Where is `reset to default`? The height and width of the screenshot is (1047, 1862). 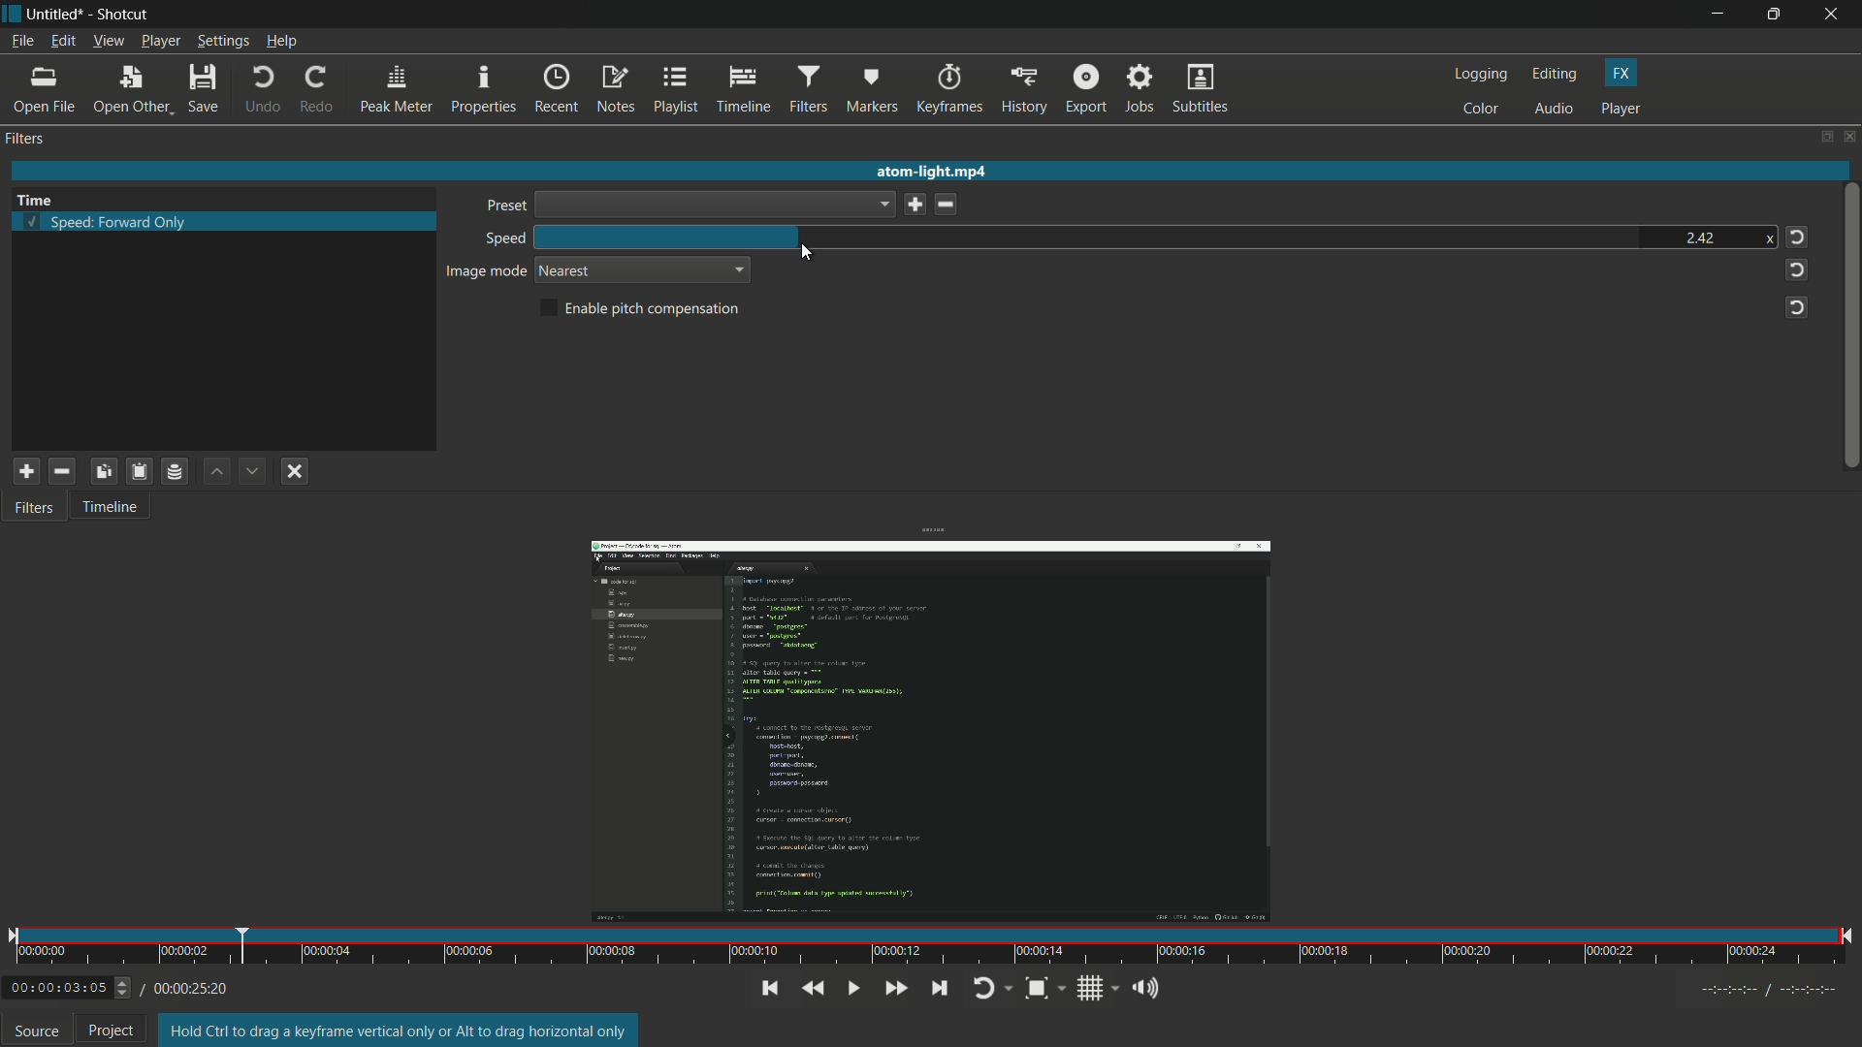
reset to default is located at coordinates (1795, 237).